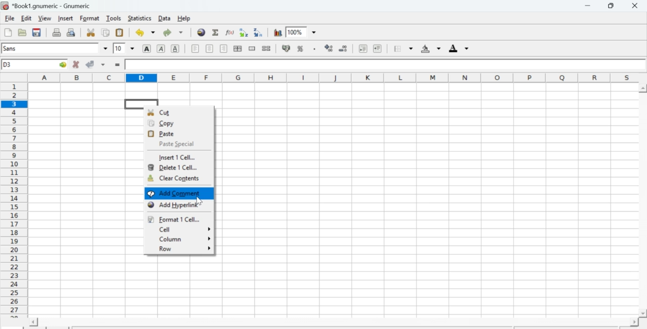 The height and width of the screenshot is (329, 647). I want to click on Foreground, so click(459, 49).